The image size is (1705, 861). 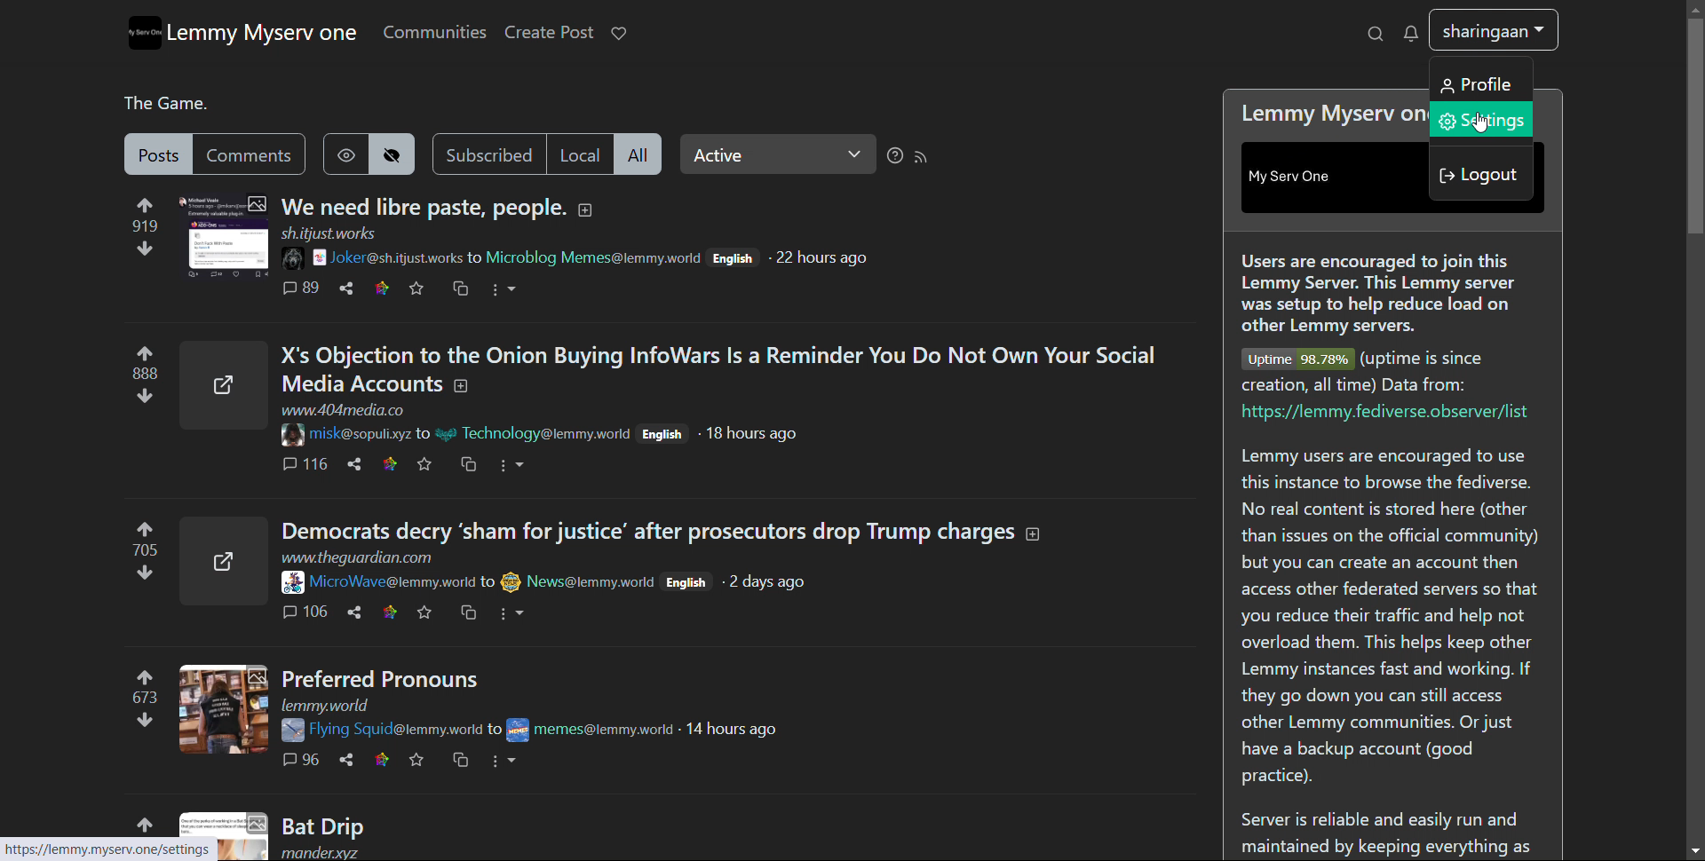 What do you see at coordinates (594, 254) in the screenshot?
I see `poster username` at bounding box center [594, 254].